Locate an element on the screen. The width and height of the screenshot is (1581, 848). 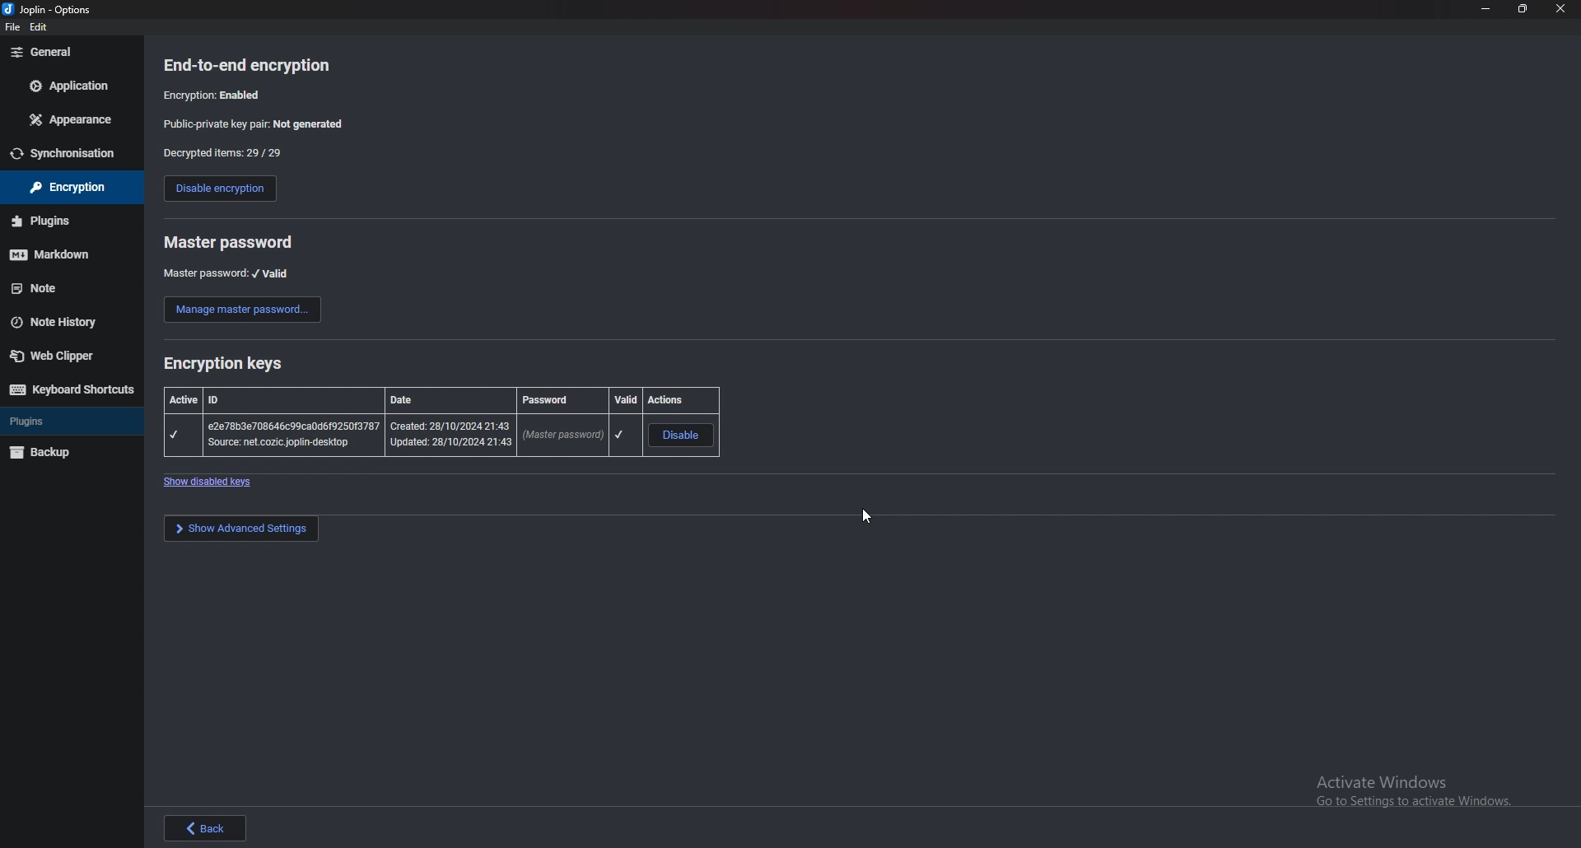
First row is located at coordinates (439, 398).